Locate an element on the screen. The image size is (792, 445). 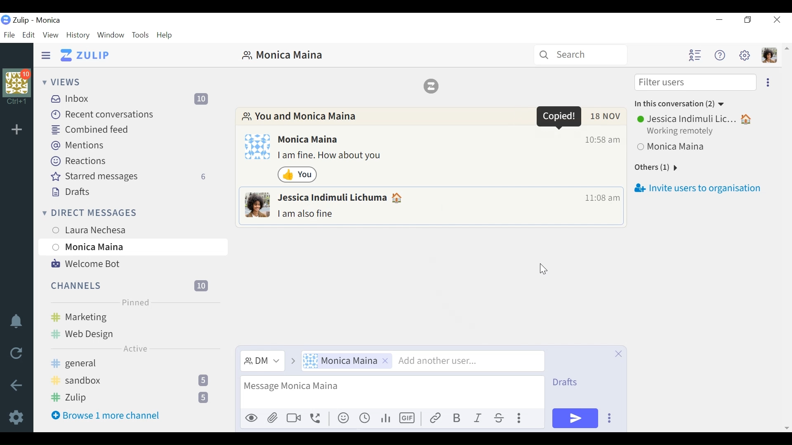
Mentions is located at coordinates (77, 145).